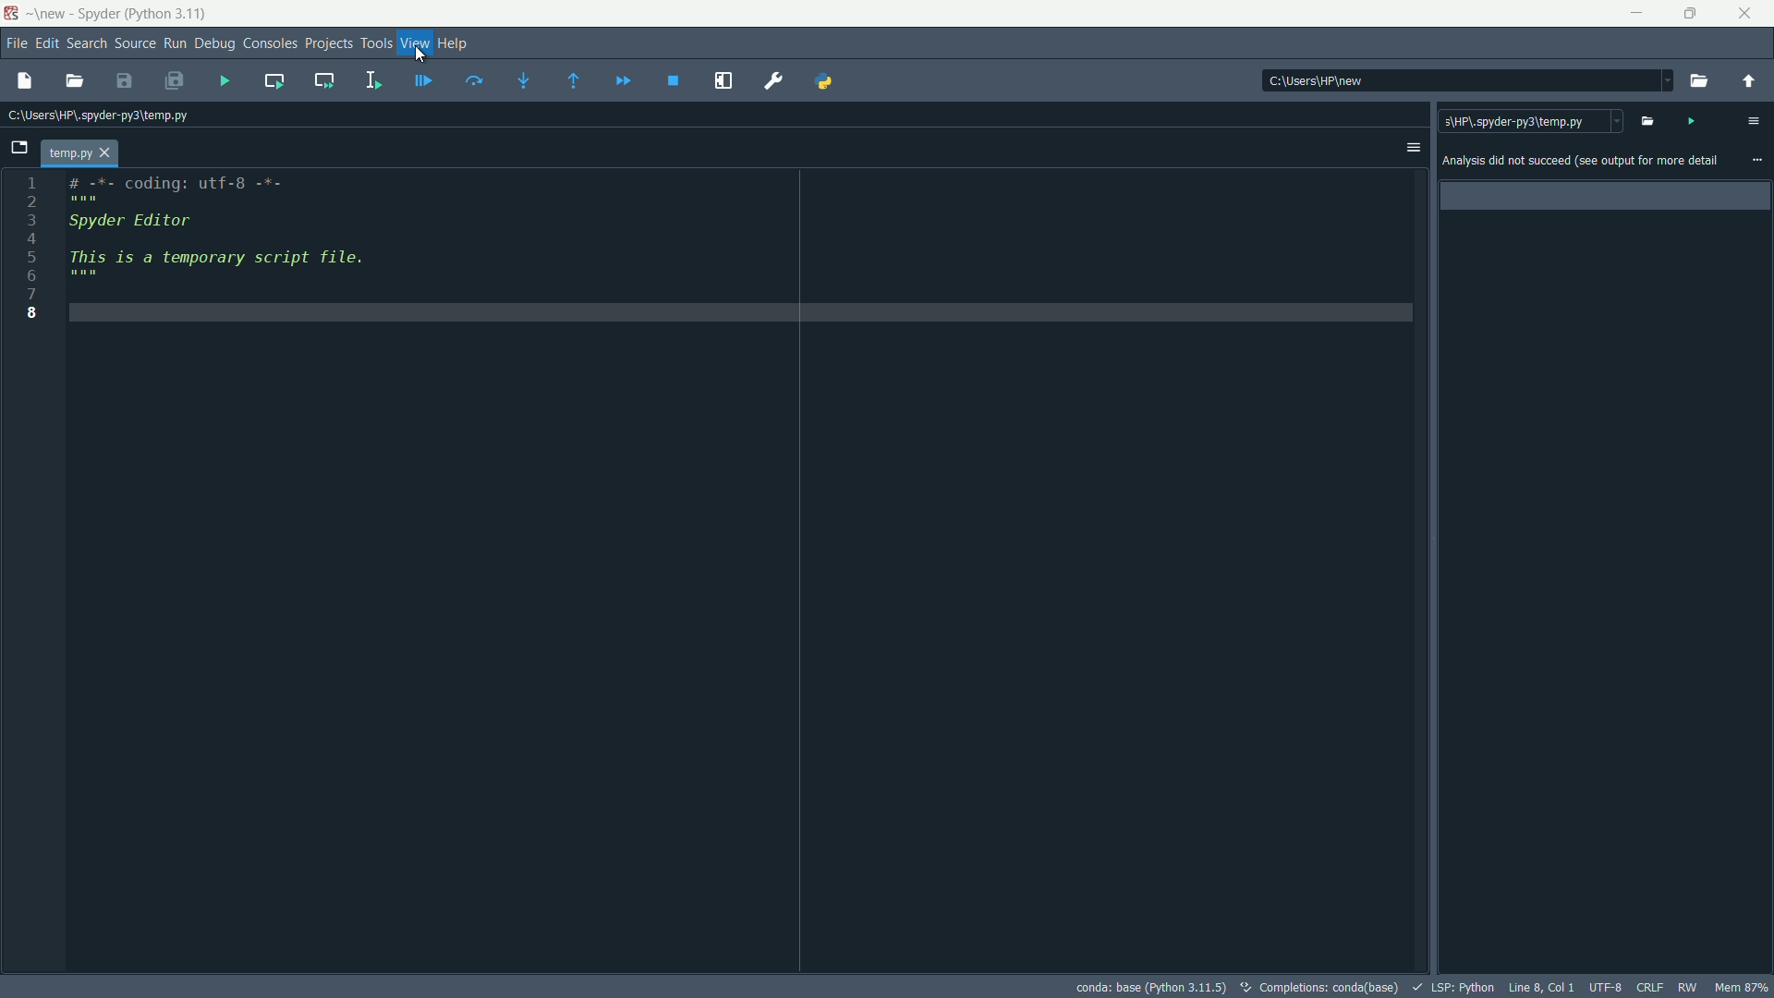  I want to click on run menu, so click(174, 45).